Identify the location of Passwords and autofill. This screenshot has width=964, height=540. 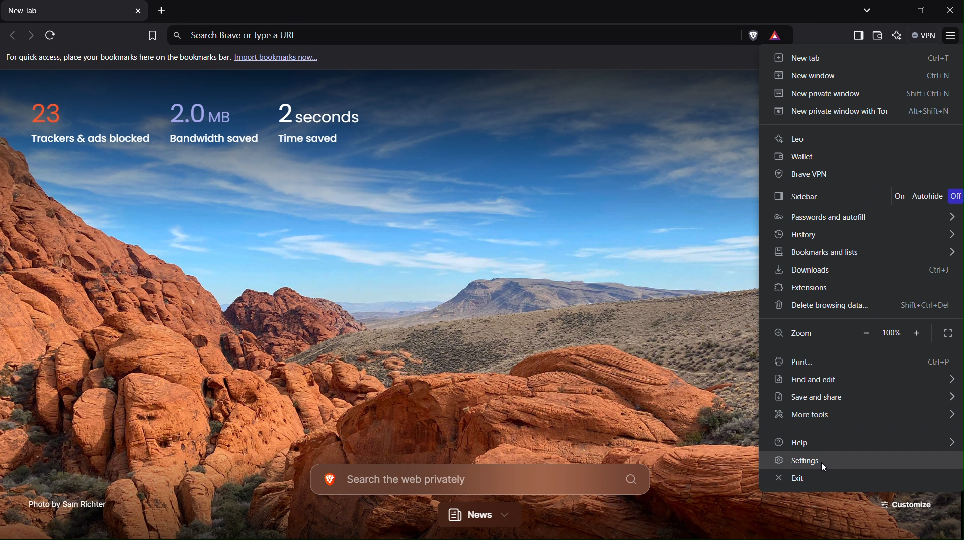
(860, 217).